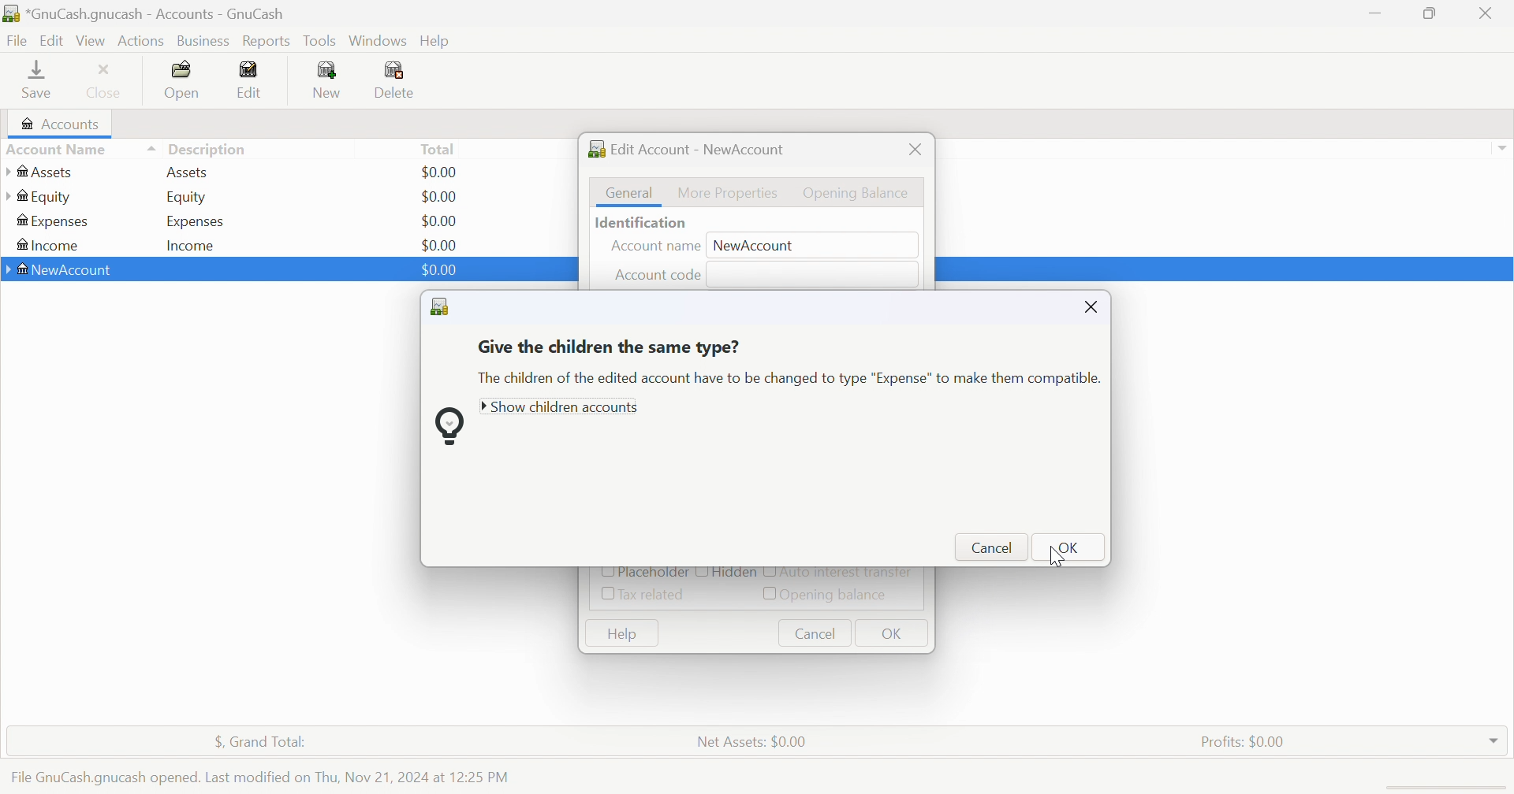 The width and height of the screenshot is (1514, 794). Describe the element at coordinates (652, 573) in the screenshot. I see `Placeholder` at that location.